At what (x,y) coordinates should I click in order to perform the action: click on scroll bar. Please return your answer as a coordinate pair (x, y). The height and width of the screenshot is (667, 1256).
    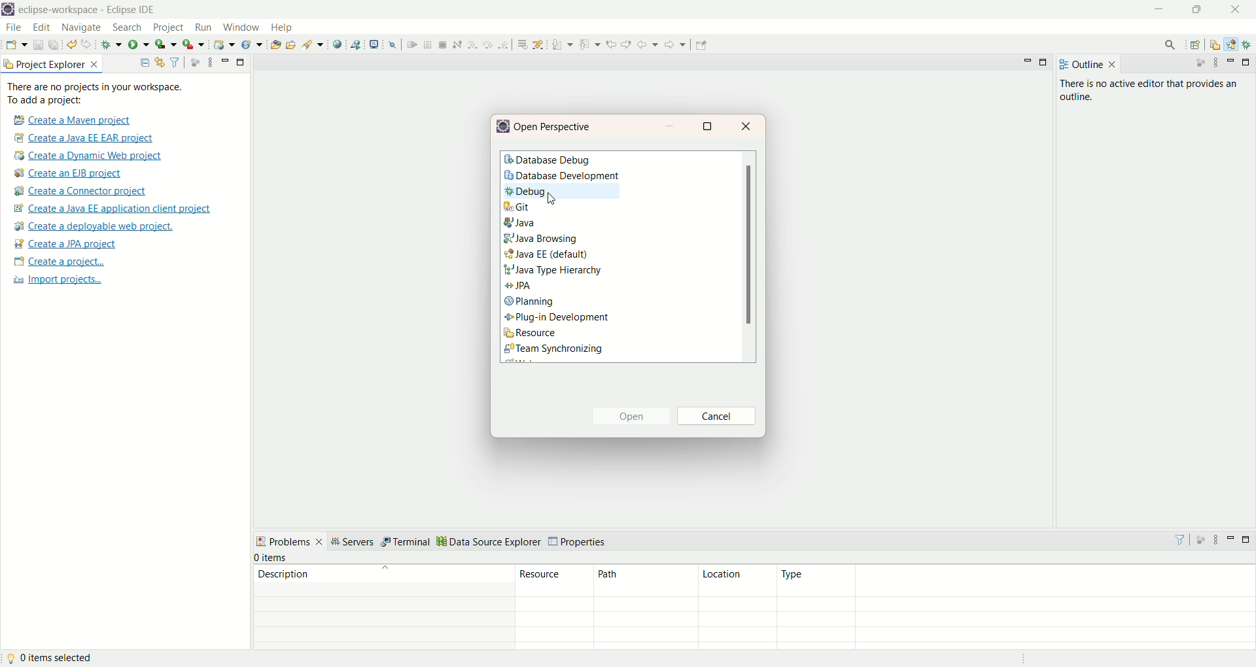
    Looking at the image, I should click on (748, 256).